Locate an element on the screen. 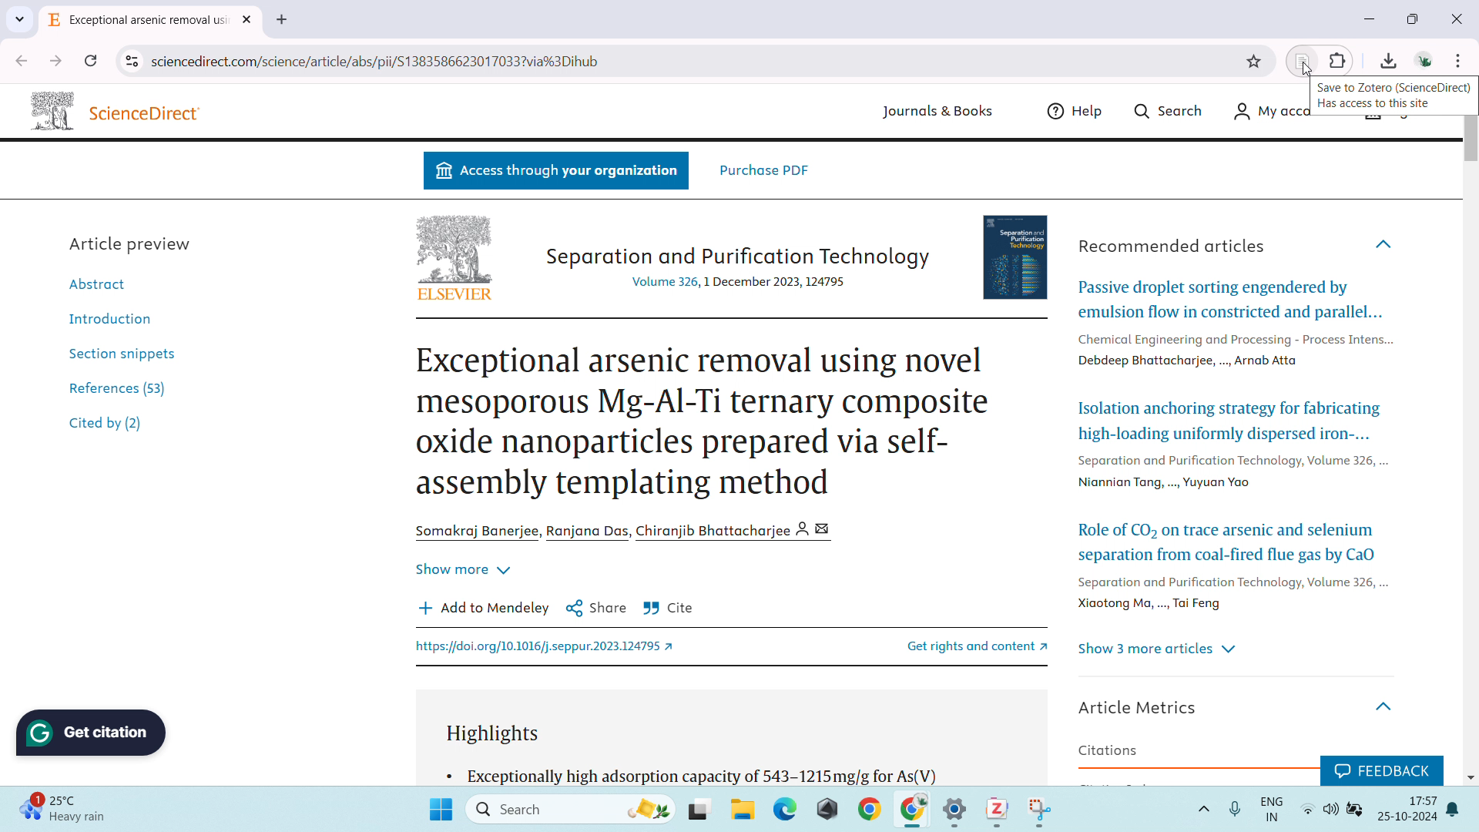  cursor is located at coordinates (1306, 69).